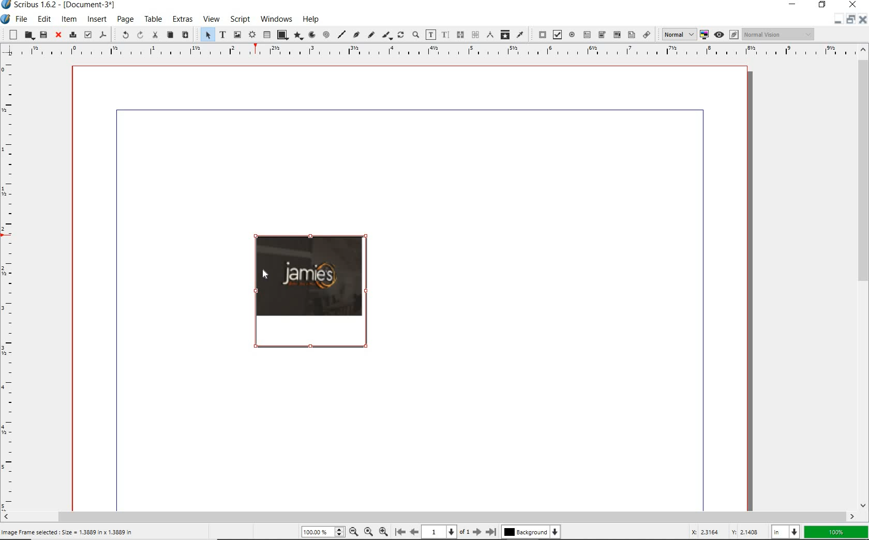 This screenshot has height=540, width=869. What do you see at coordinates (779, 34) in the screenshot?
I see `visual appearance of display` at bounding box center [779, 34].